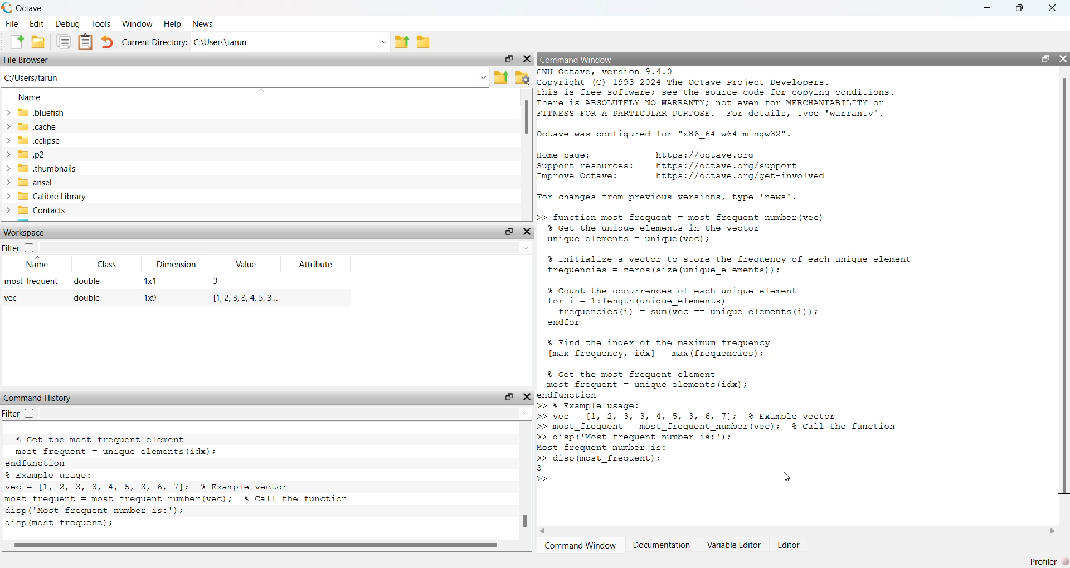 The height and width of the screenshot is (568, 1070). Describe the element at coordinates (203, 24) in the screenshot. I see `News` at that location.